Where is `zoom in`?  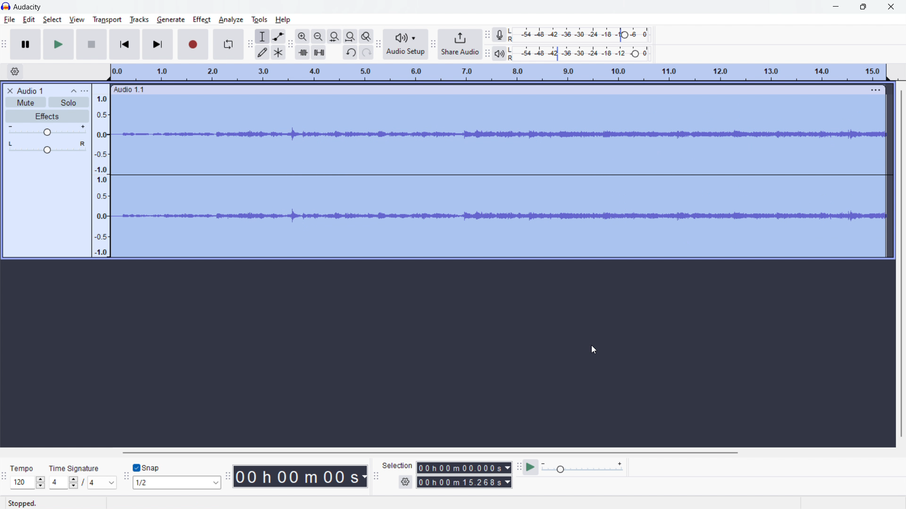 zoom in is located at coordinates (302, 36).